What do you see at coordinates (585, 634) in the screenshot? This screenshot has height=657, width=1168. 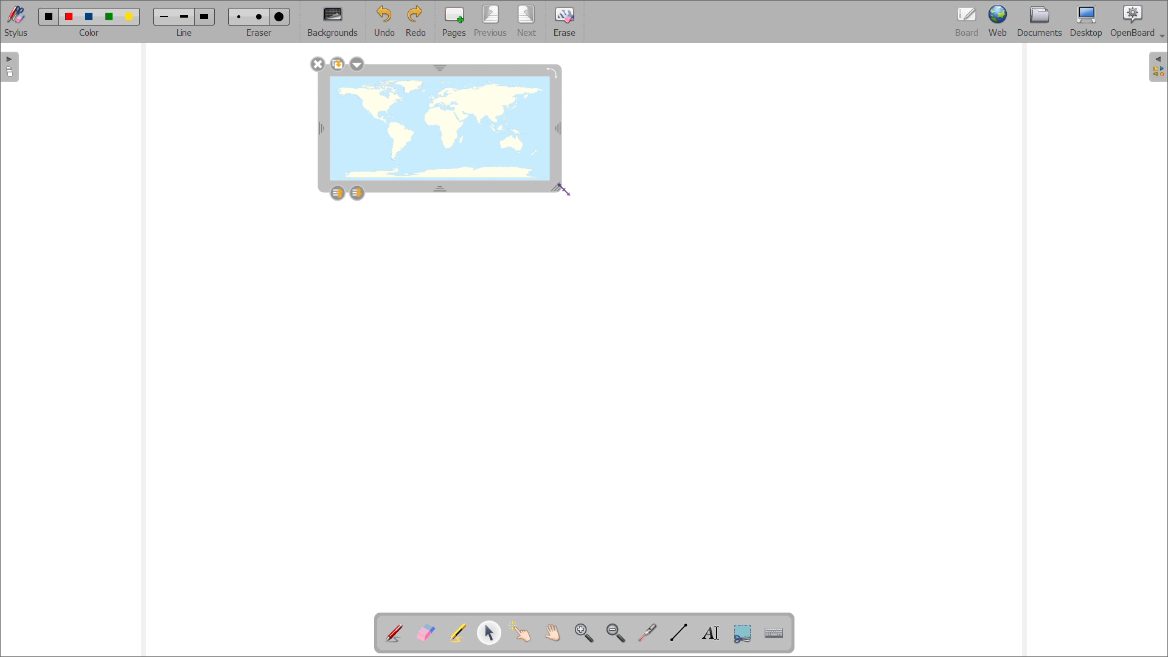 I see `zoom in` at bounding box center [585, 634].